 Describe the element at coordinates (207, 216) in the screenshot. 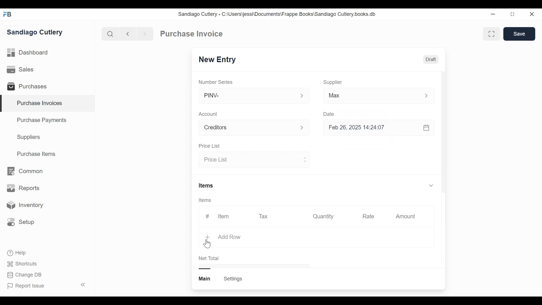

I see `#` at that location.